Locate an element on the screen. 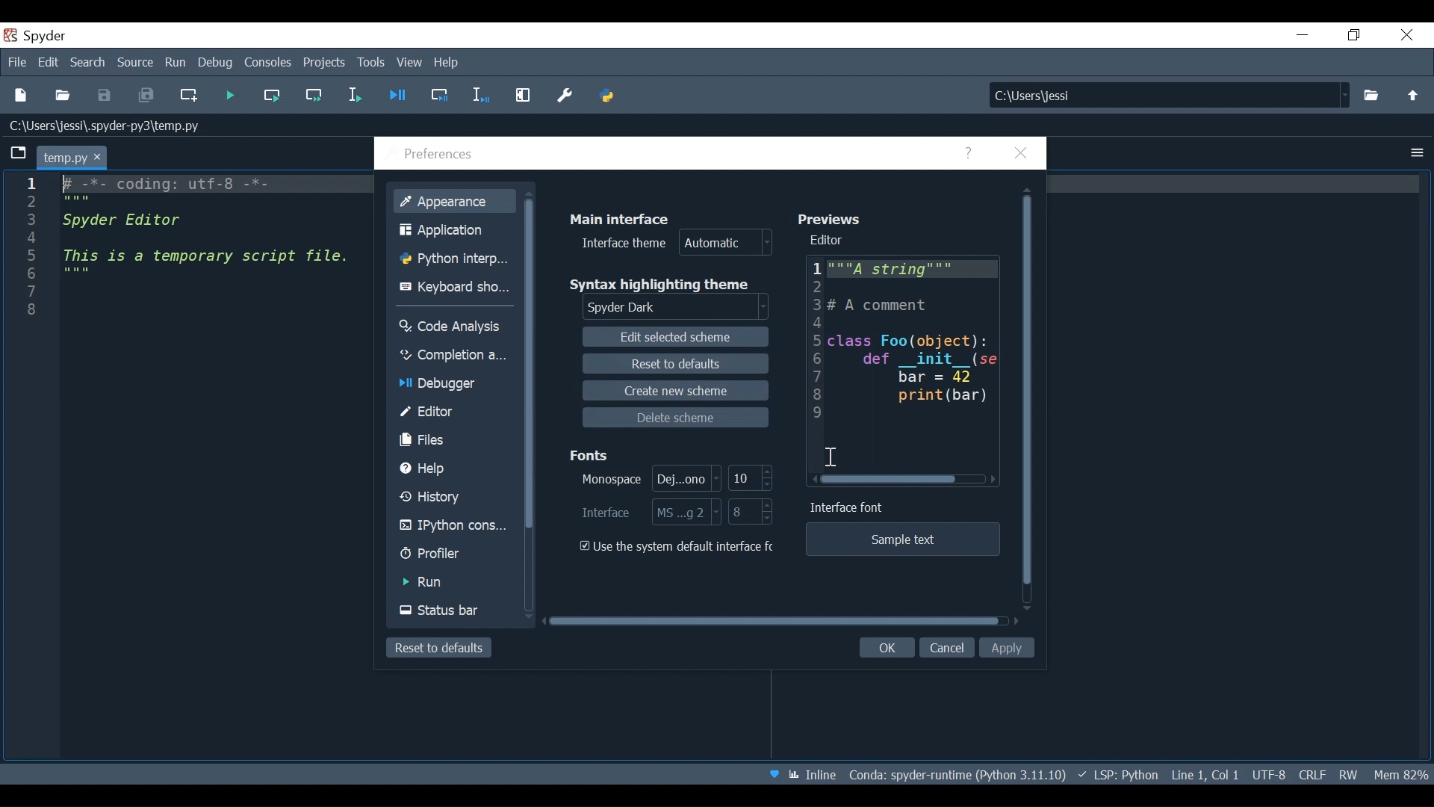 The width and height of the screenshot is (1434, 807). IPython console is located at coordinates (454, 527).